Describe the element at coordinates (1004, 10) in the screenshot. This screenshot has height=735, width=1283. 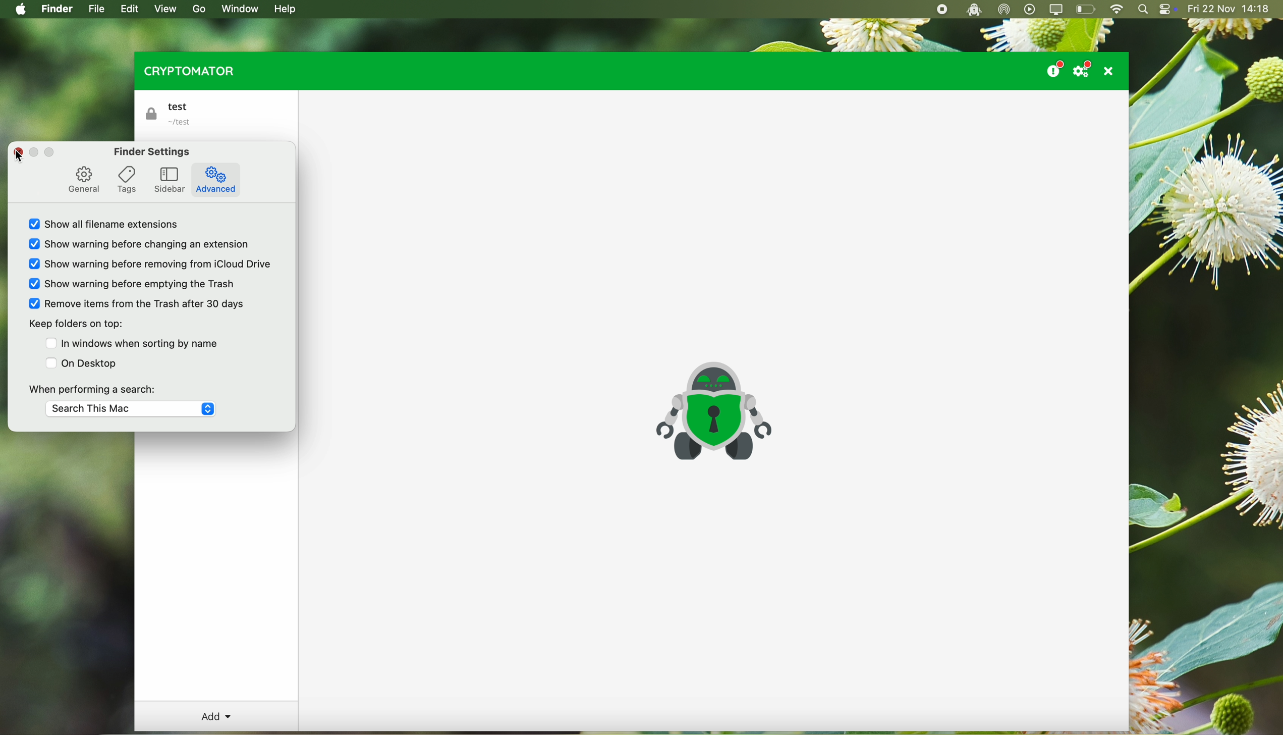
I see `airdrop` at that location.